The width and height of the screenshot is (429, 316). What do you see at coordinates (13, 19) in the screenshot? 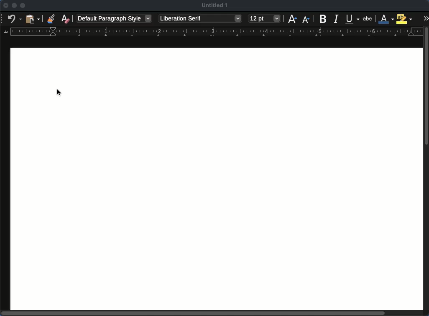
I see `undo` at bounding box center [13, 19].